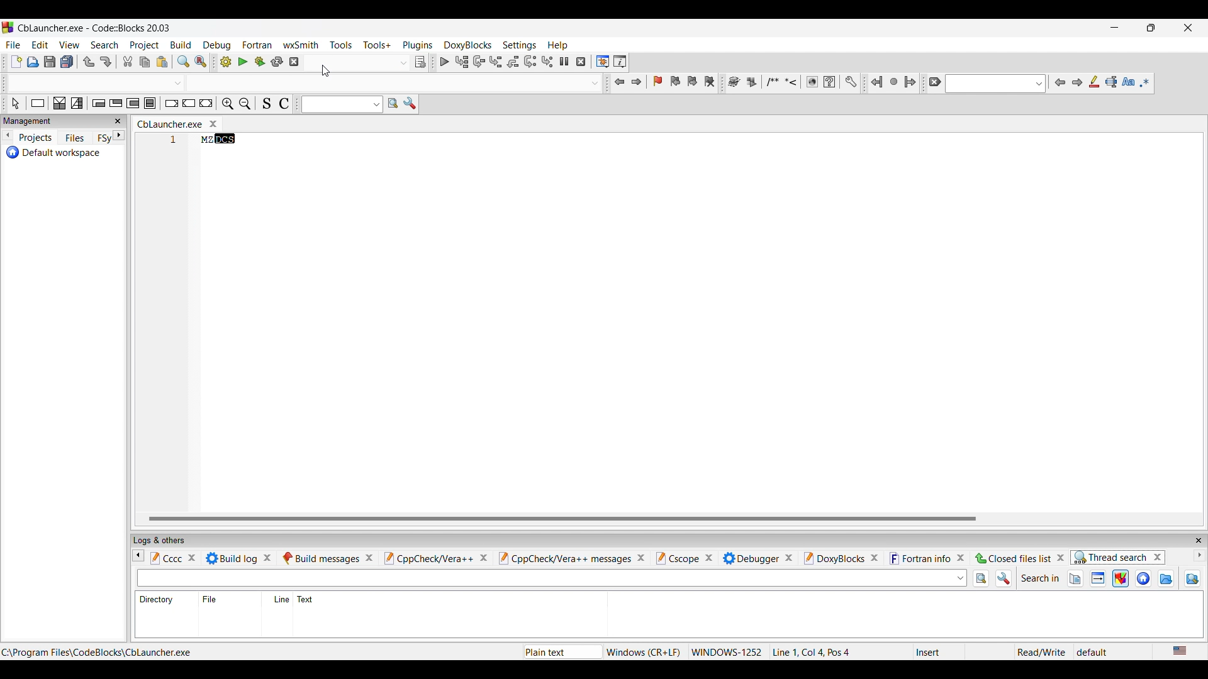  What do you see at coordinates (99, 103) in the screenshot?
I see `Entry condition loop` at bounding box center [99, 103].